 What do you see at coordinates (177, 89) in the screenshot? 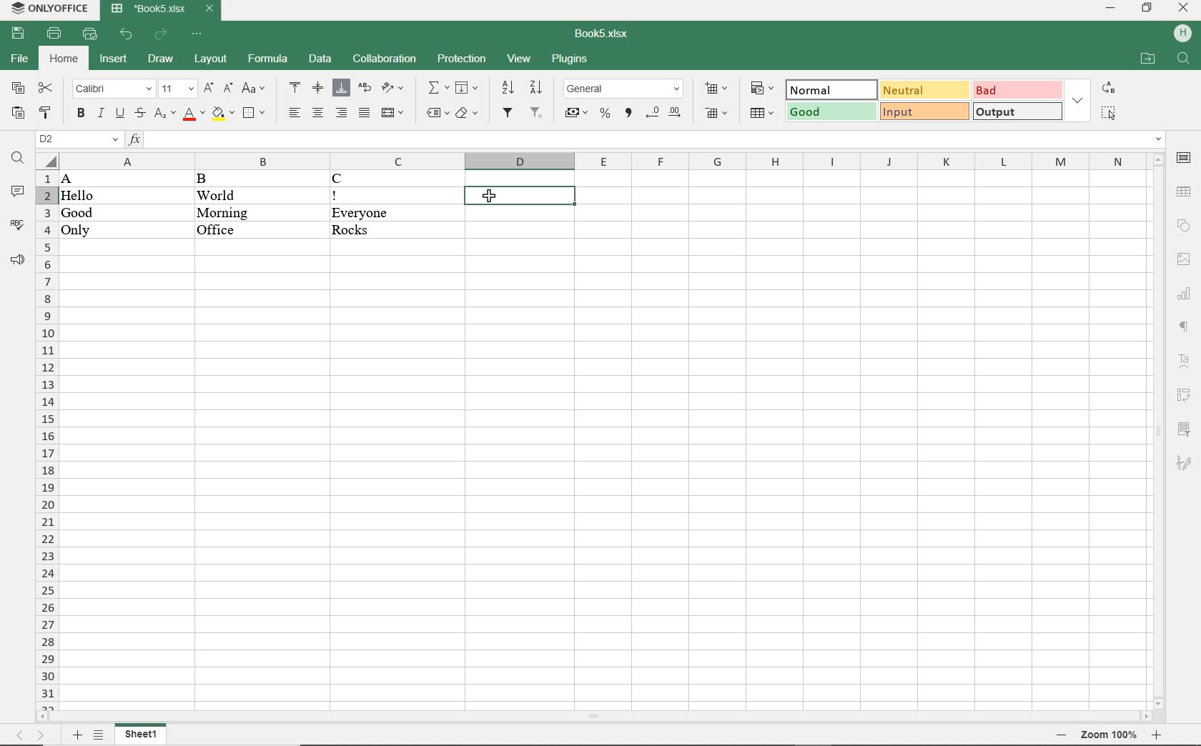
I see `FONT SIZE` at bounding box center [177, 89].